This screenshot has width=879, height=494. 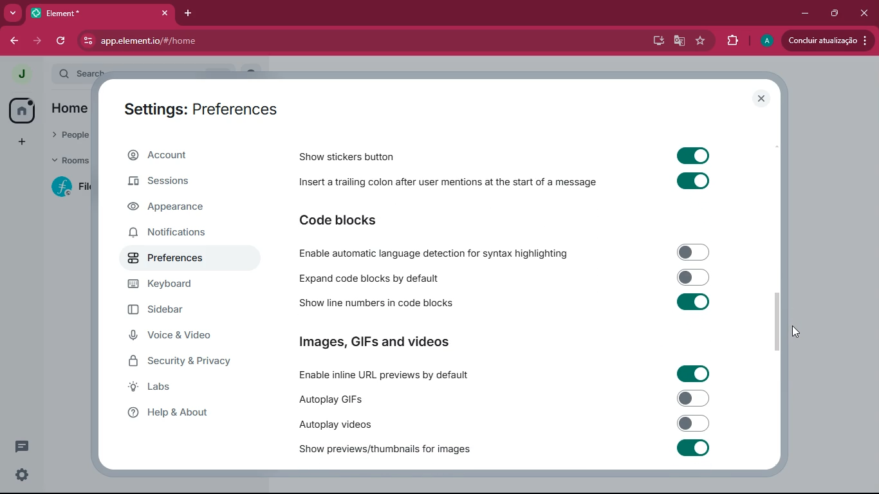 What do you see at coordinates (68, 187) in the screenshot?
I see `room` at bounding box center [68, 187].